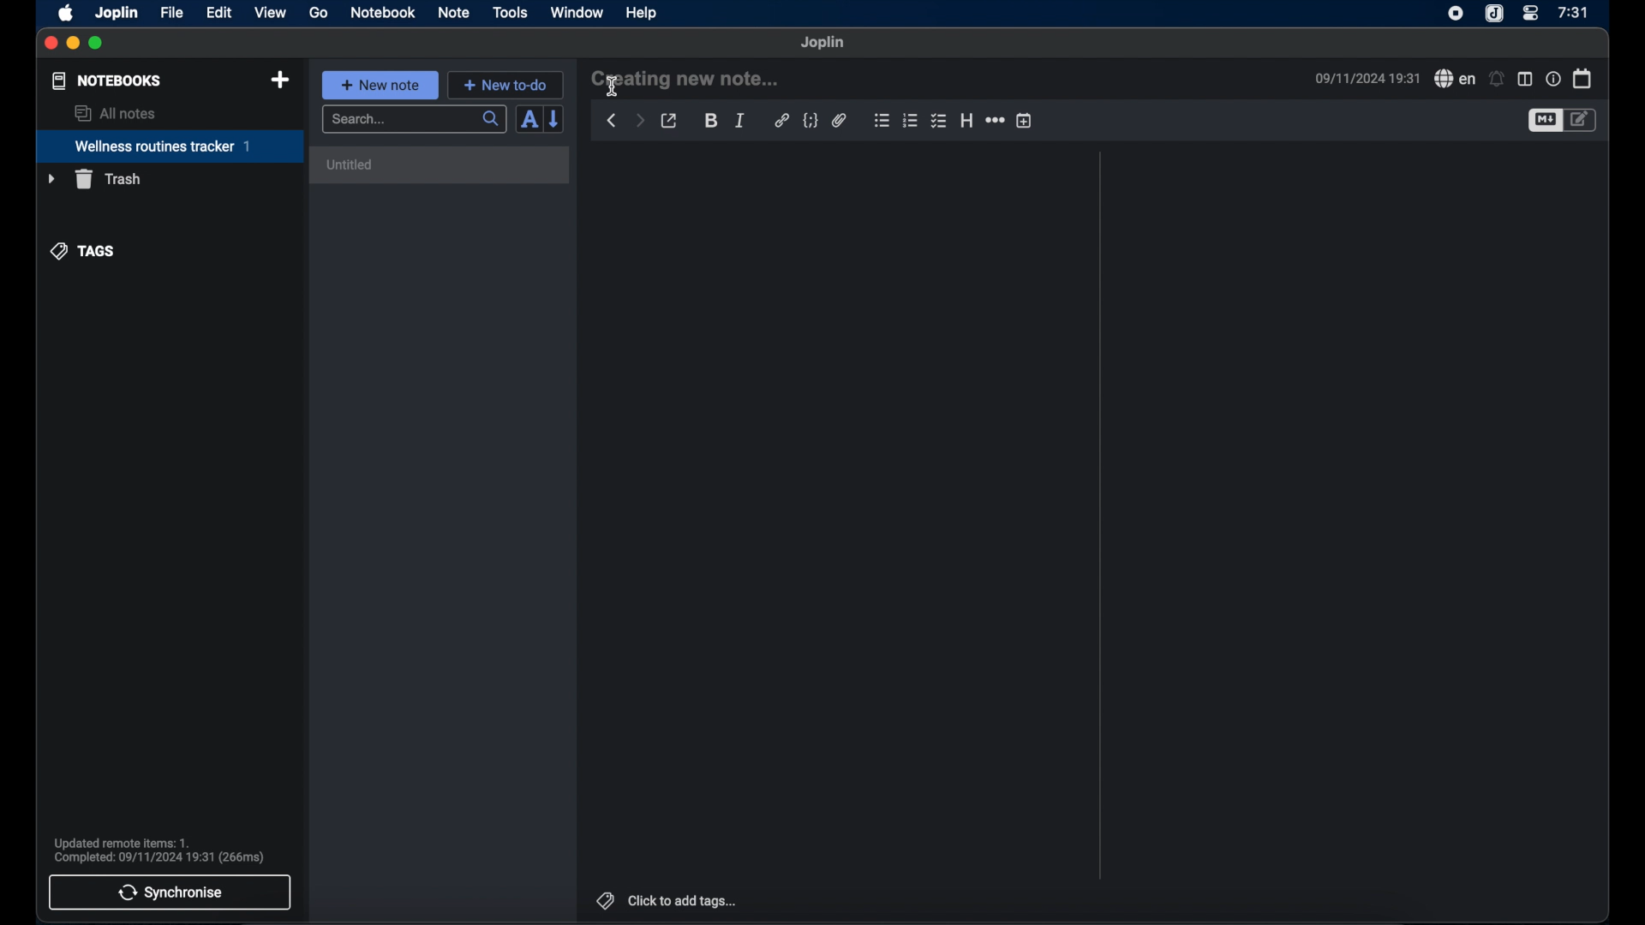 Image resolution: width=1645 pixels, height=925 pixels. Describe the element at coordinates (454, 14) in the screenshot. I see `note` at that location.